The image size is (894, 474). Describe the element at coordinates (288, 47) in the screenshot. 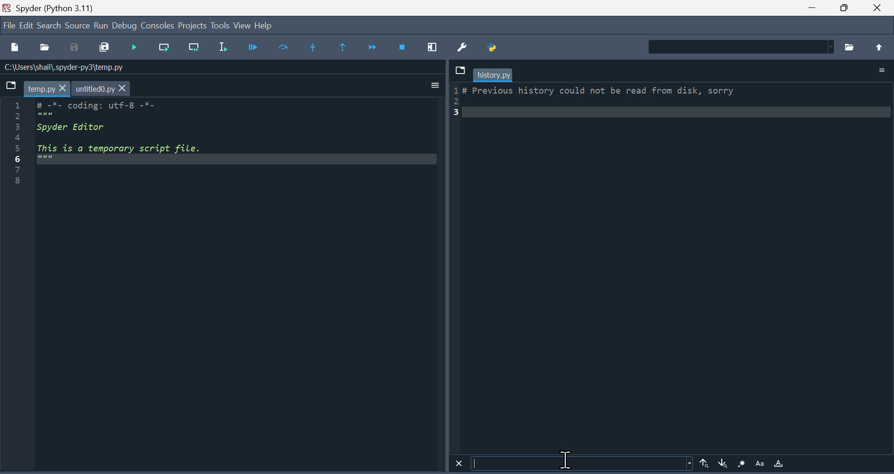

I see `Run cell` at that location.